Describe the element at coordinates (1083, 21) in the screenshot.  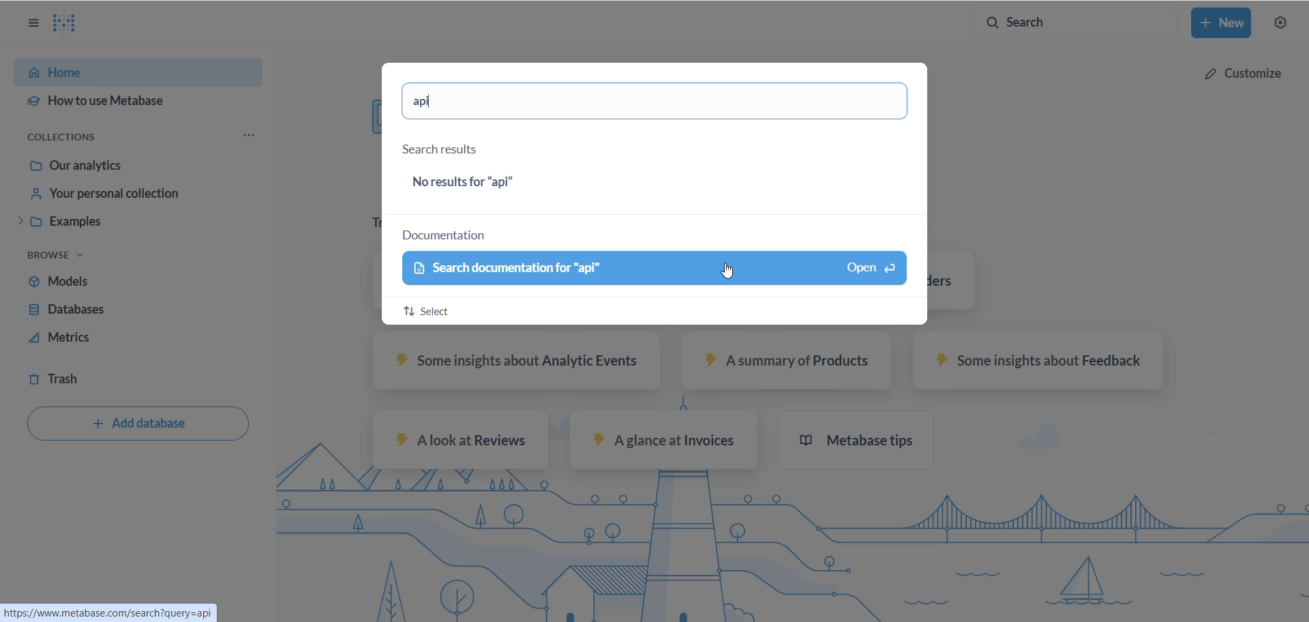
I see `search button` at that location.